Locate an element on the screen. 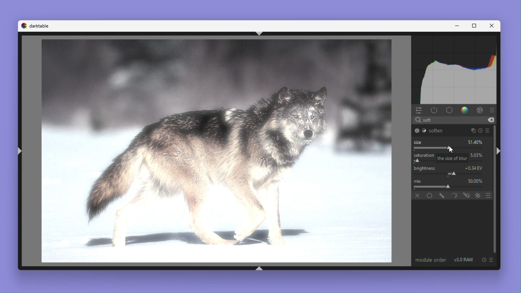 This screenshot has height=293, width=521. Colour  is located at coordinates (465, 110).